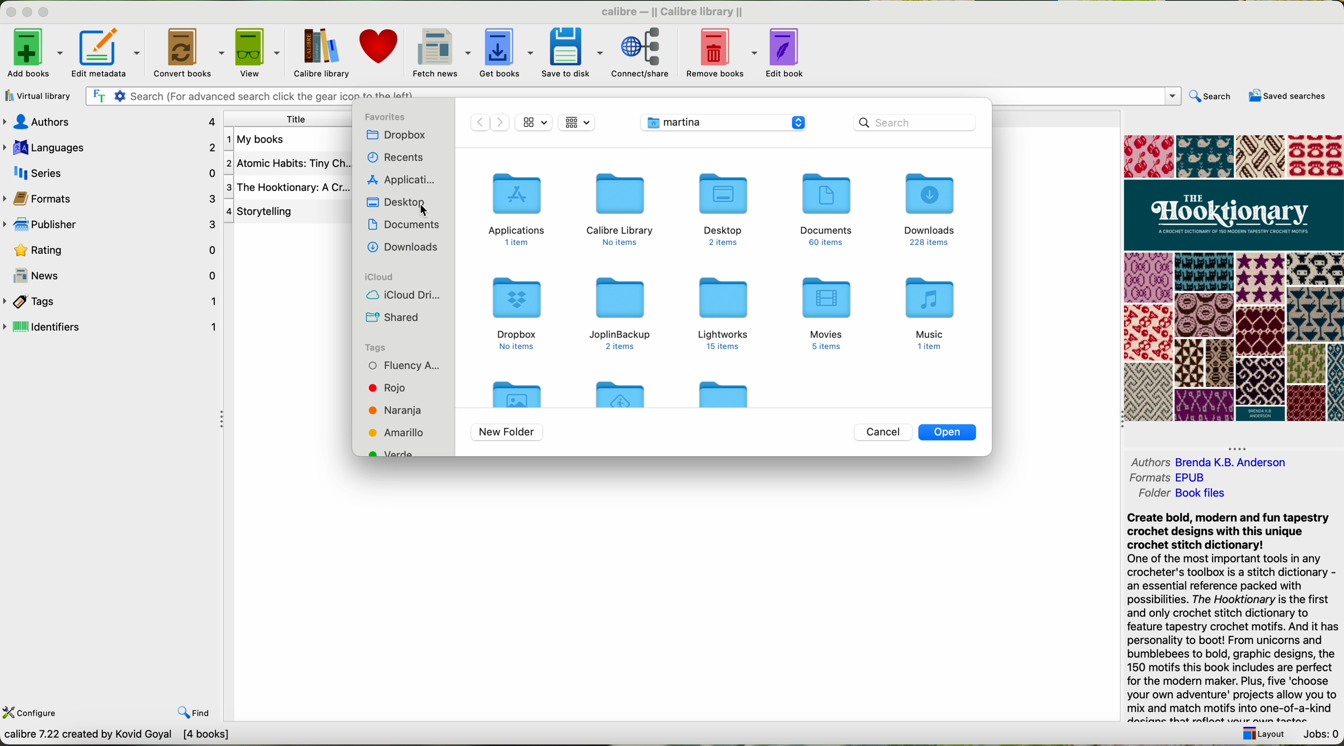  Describe the element at coordinates (722, 123) in the screenshot. I see `location` at that location.